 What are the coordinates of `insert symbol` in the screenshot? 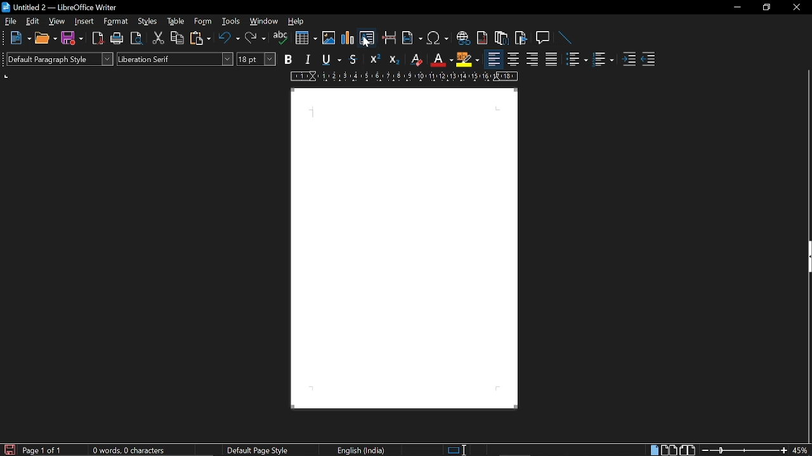 It's located at (438, 40).